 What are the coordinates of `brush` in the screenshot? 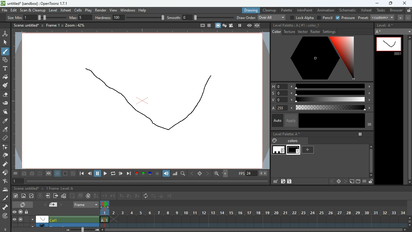 It's located at (6, 52).